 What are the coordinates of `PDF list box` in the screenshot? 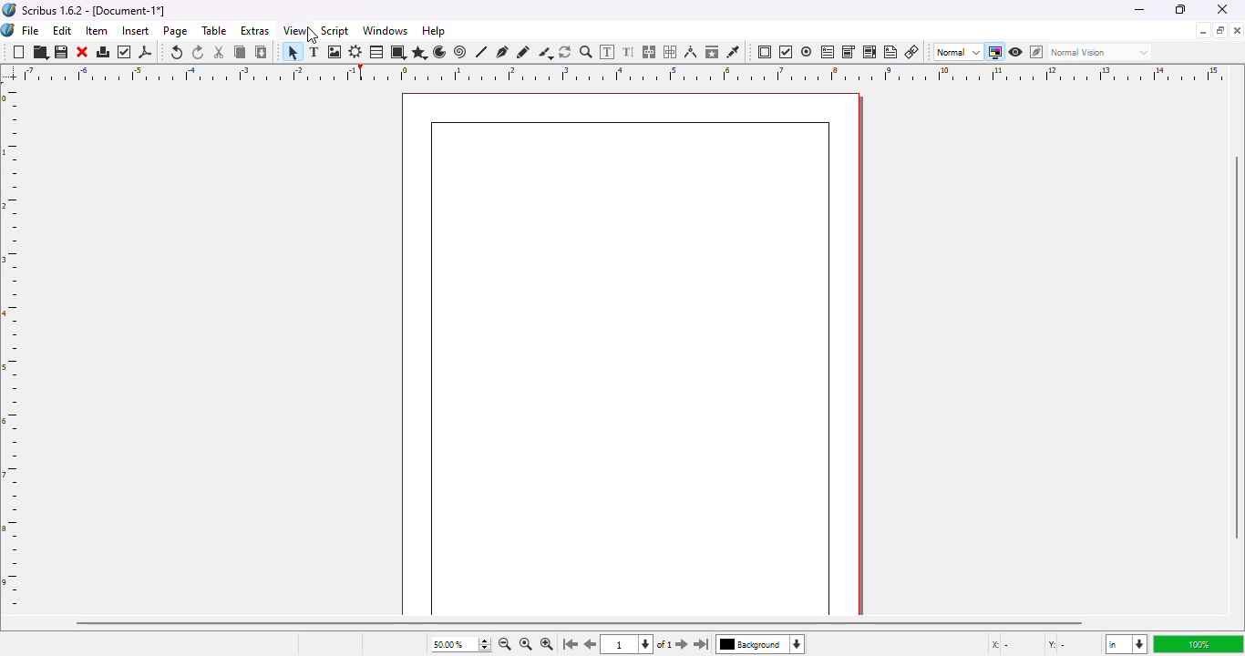 It's located at (869, 52).